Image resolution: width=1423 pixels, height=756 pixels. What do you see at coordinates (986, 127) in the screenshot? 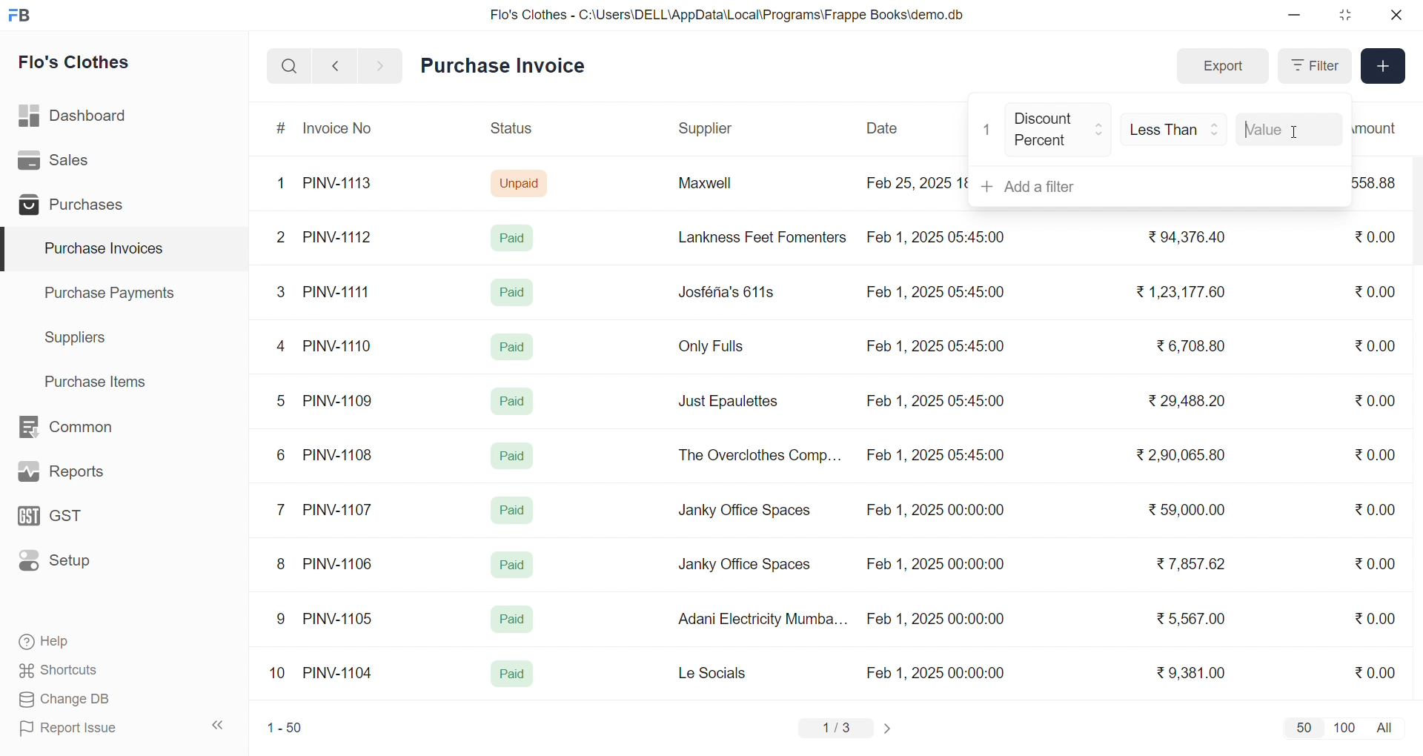
I see `1` at bounding box center [986, 127].